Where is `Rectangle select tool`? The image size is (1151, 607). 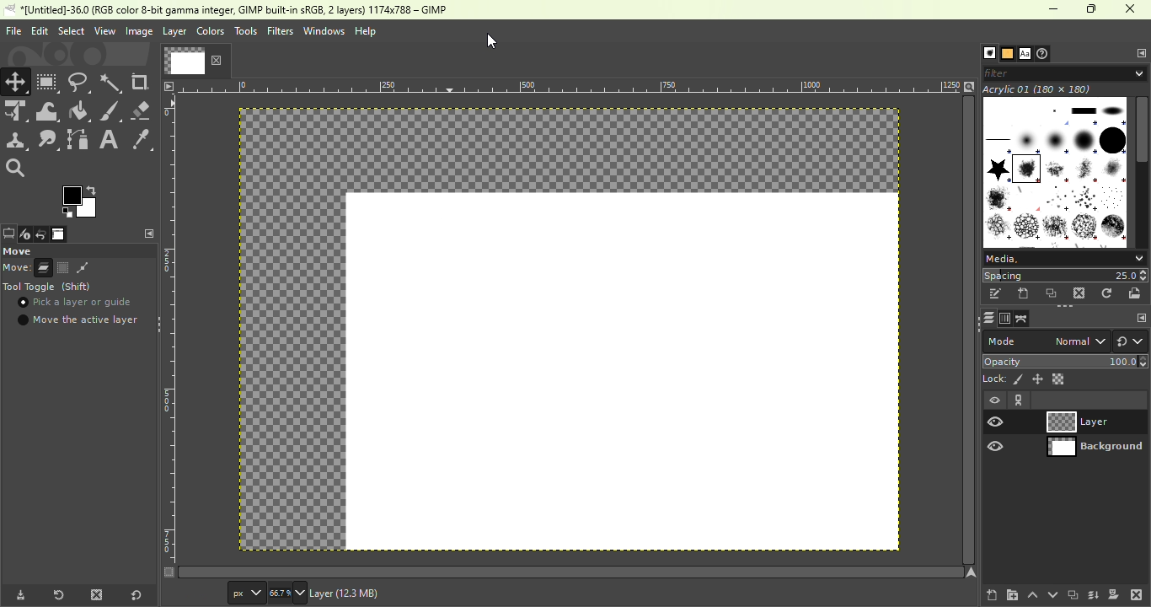 Rectangle select tool is located at coordinates (48, 82).